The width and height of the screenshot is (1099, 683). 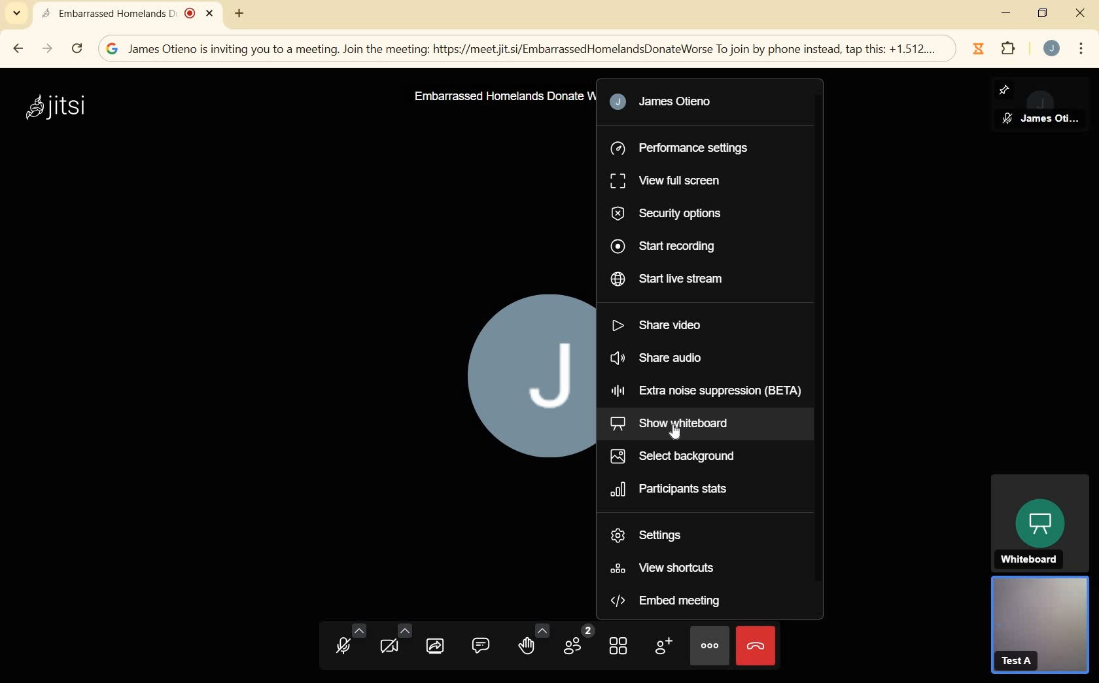 I want to click on camera, so click(x=394, y=640).